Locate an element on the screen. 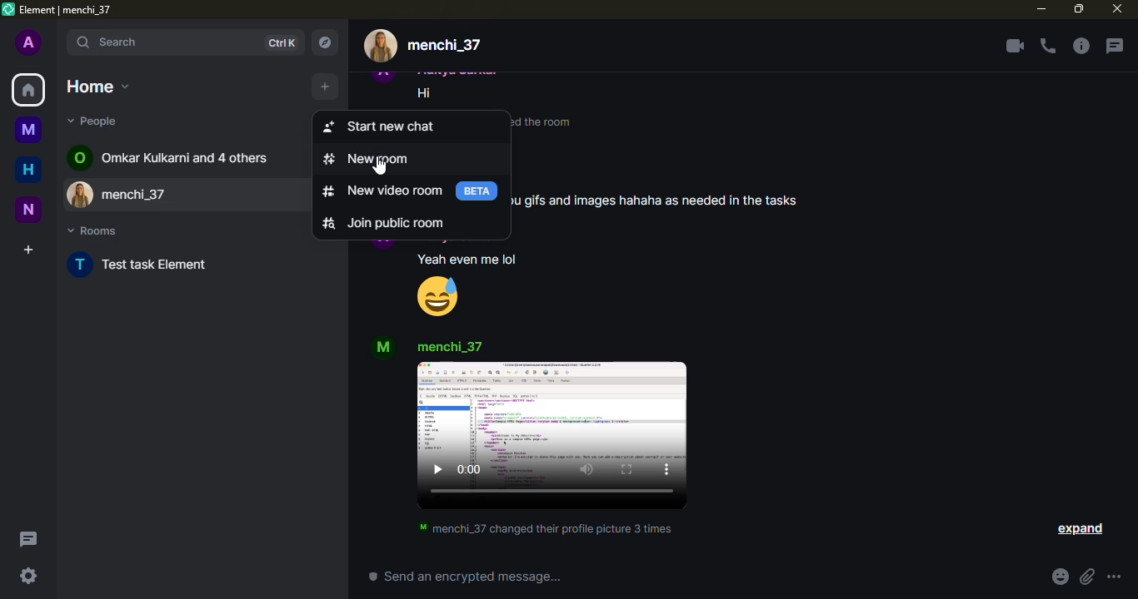  cursor is located at coordinates (379, 166).